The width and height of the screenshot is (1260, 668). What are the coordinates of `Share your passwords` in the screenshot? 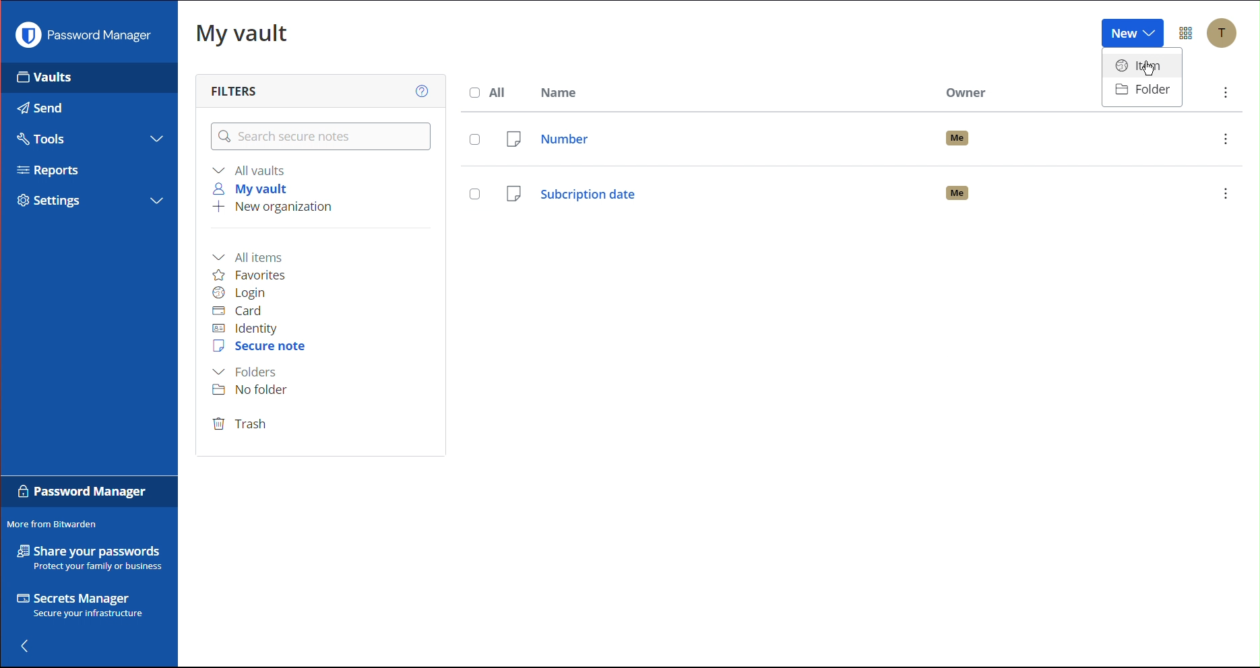 It's located at (86, 558).